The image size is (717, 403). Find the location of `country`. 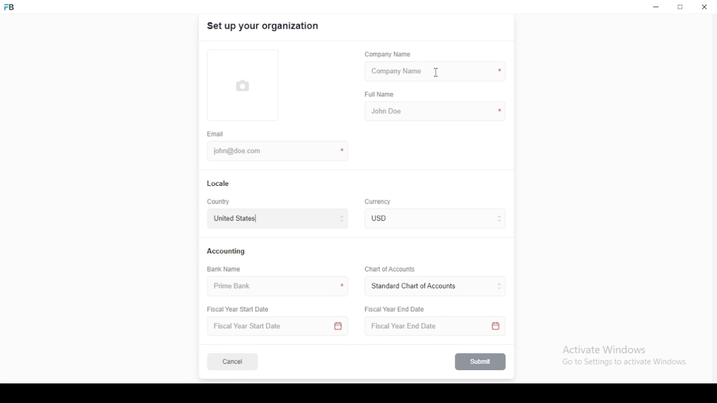

country is located at coordinates (220, 202).